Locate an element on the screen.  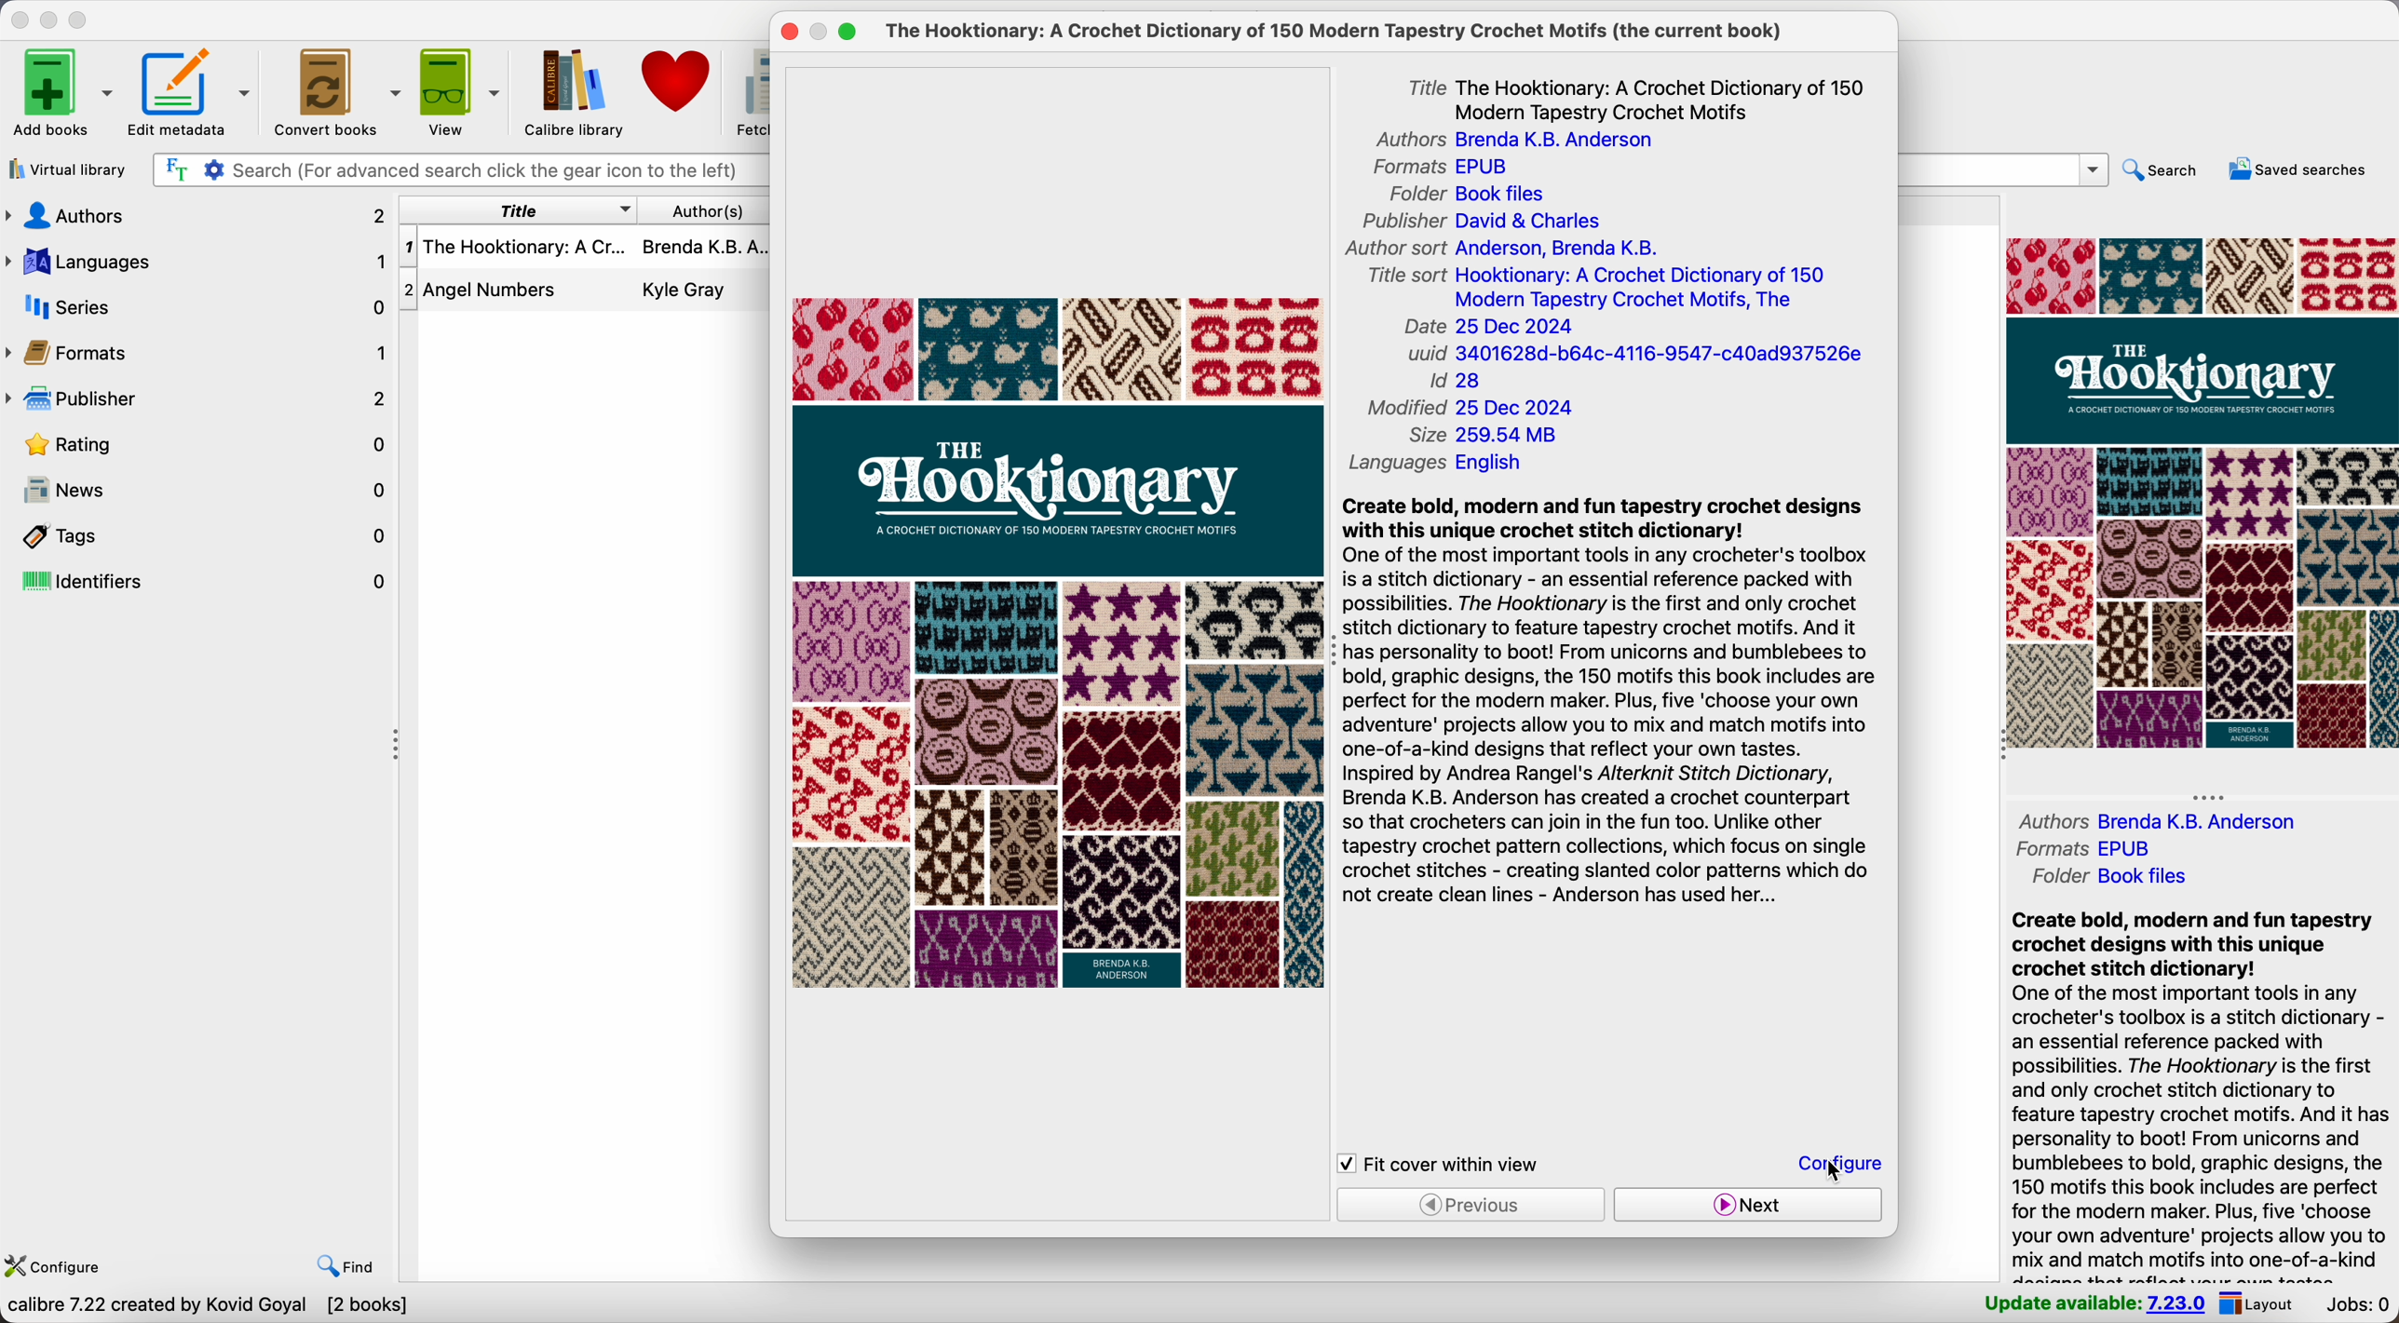
data is located at coordinates (207, 1307).